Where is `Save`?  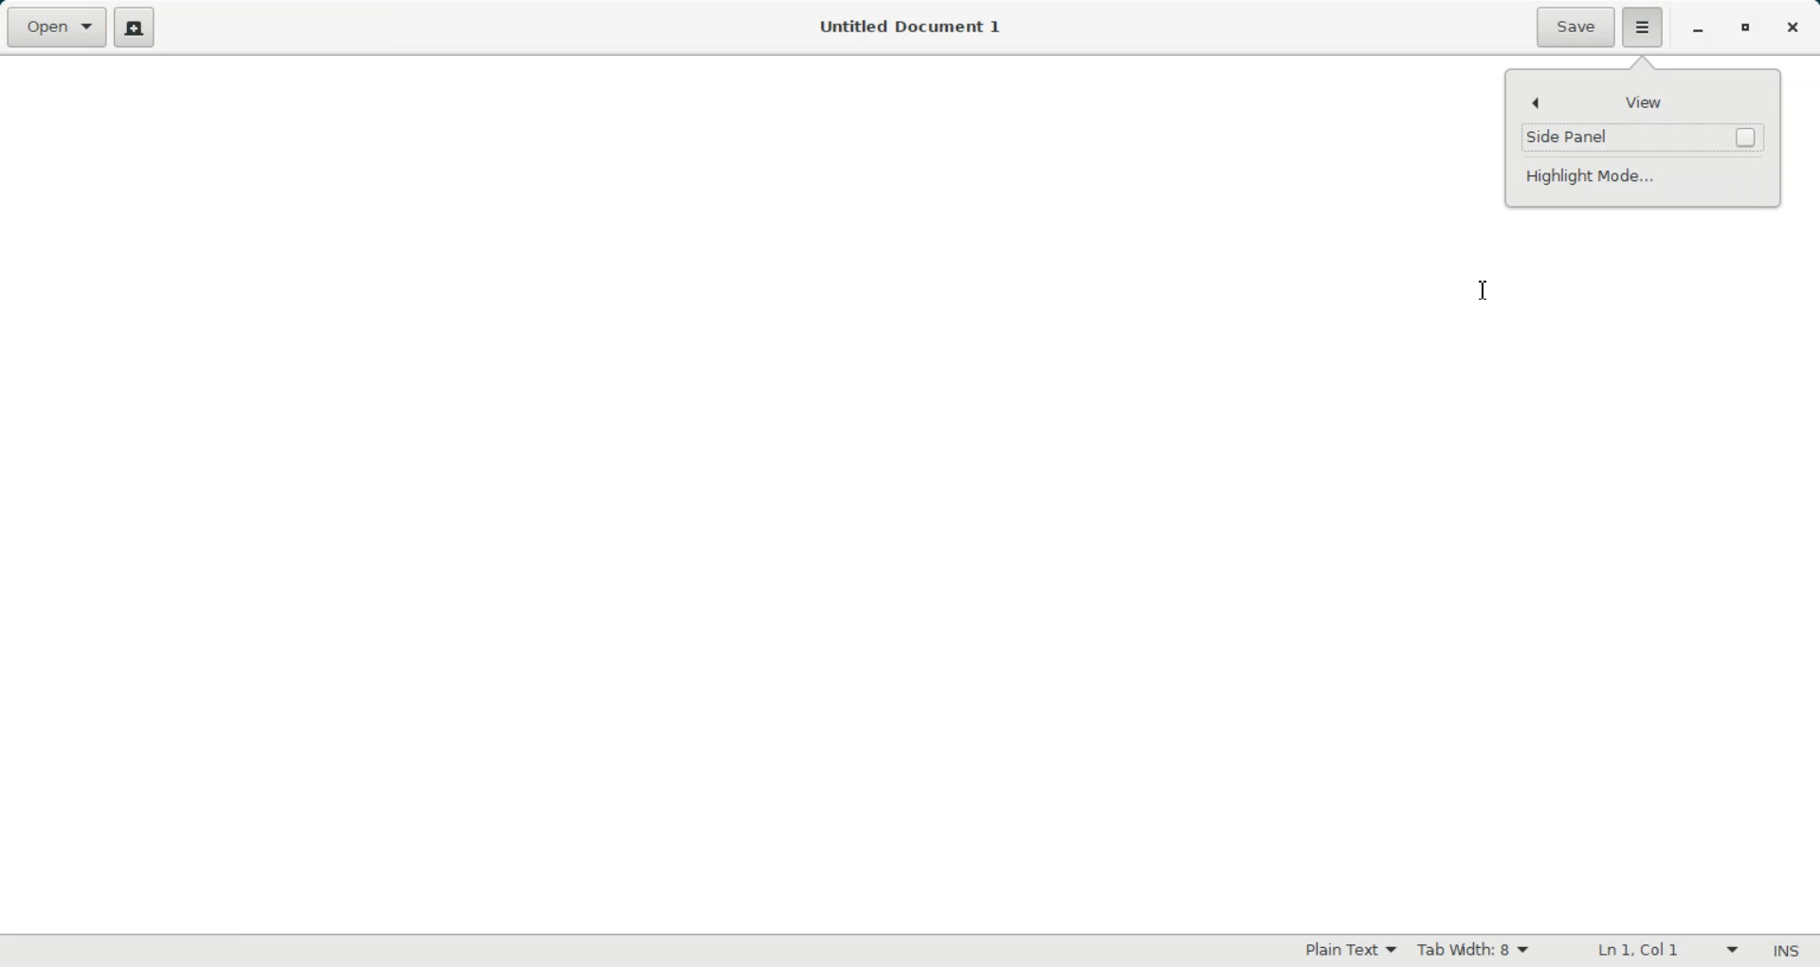 Save is located at coordinates (1574, 27).